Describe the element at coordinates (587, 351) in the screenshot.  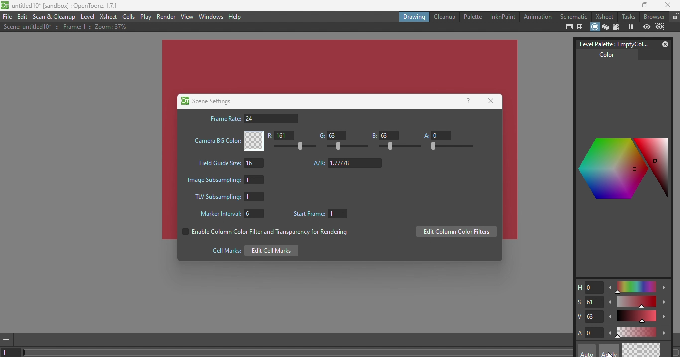
I see `Auto` at that location.